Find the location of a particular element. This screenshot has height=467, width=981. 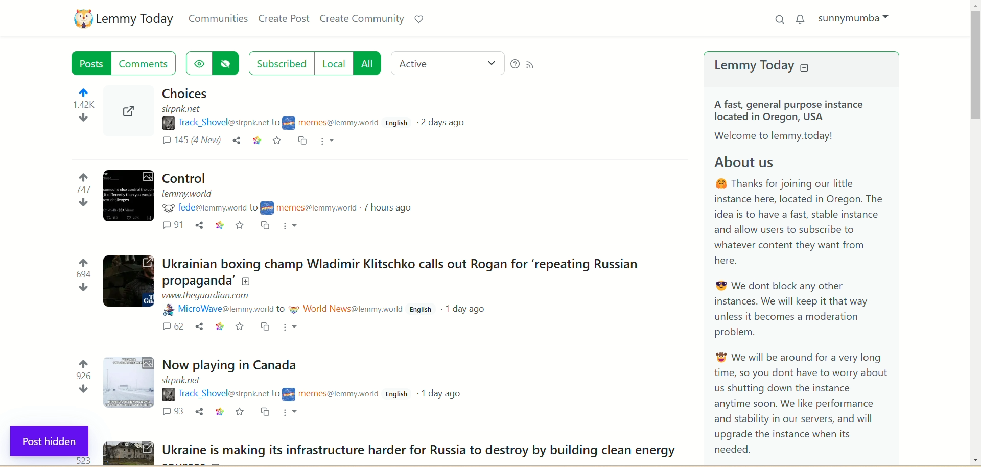

comments is located at coordinates (174, 226).